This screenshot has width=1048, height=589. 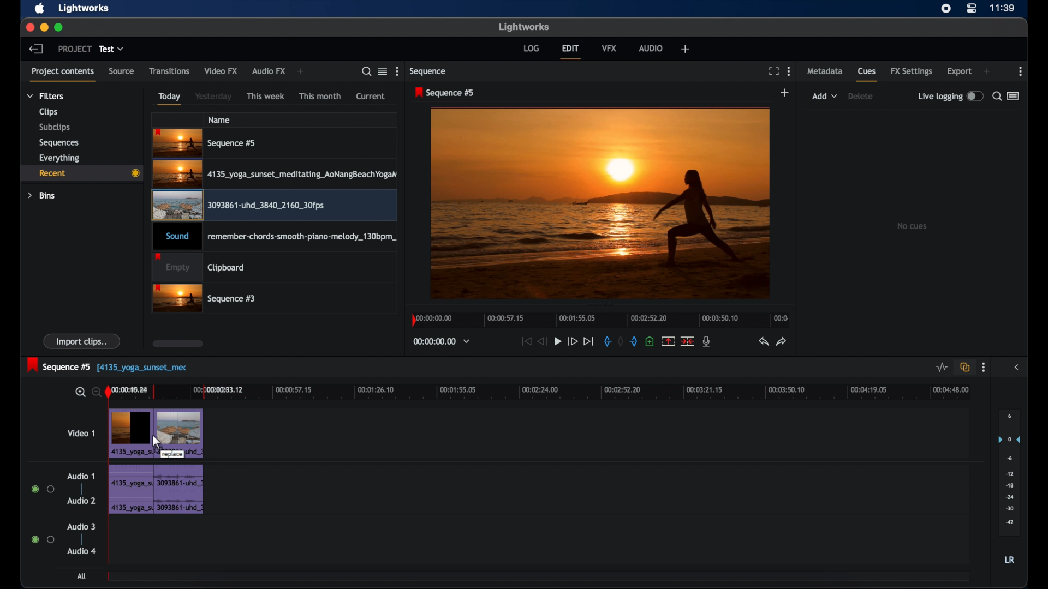 What do you see at coordinates (49, 112) in the screenshot?
I see `clips` at bounding box center [49, 112].